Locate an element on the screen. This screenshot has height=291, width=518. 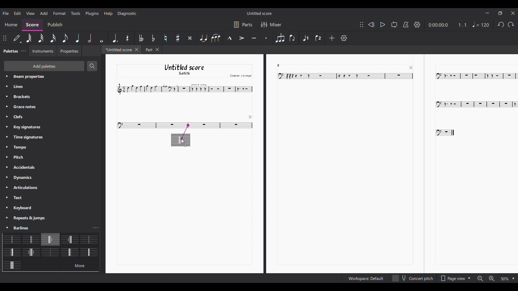
Rest is located at coordinates (128, 38).